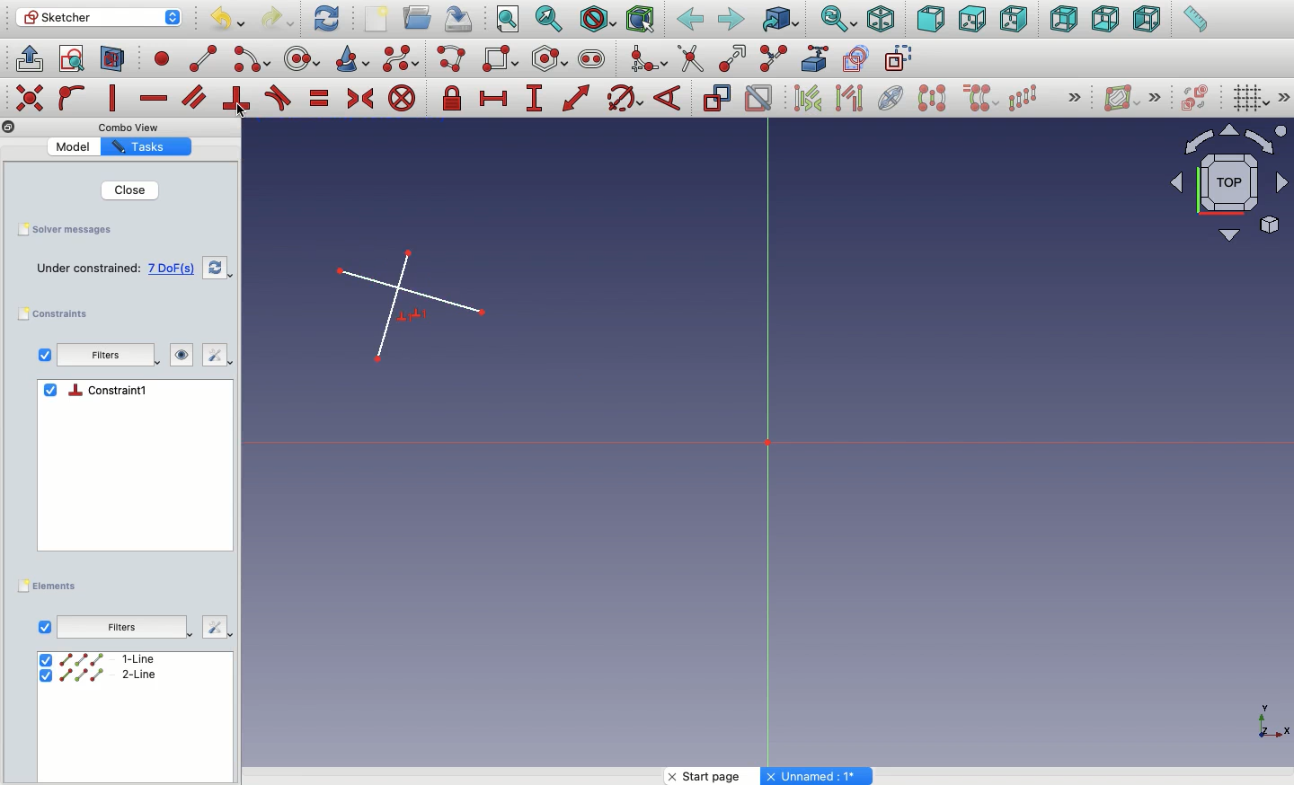  Describe the element at coordinates (279, 19) in the screenshot. I see `Redo` at that location.